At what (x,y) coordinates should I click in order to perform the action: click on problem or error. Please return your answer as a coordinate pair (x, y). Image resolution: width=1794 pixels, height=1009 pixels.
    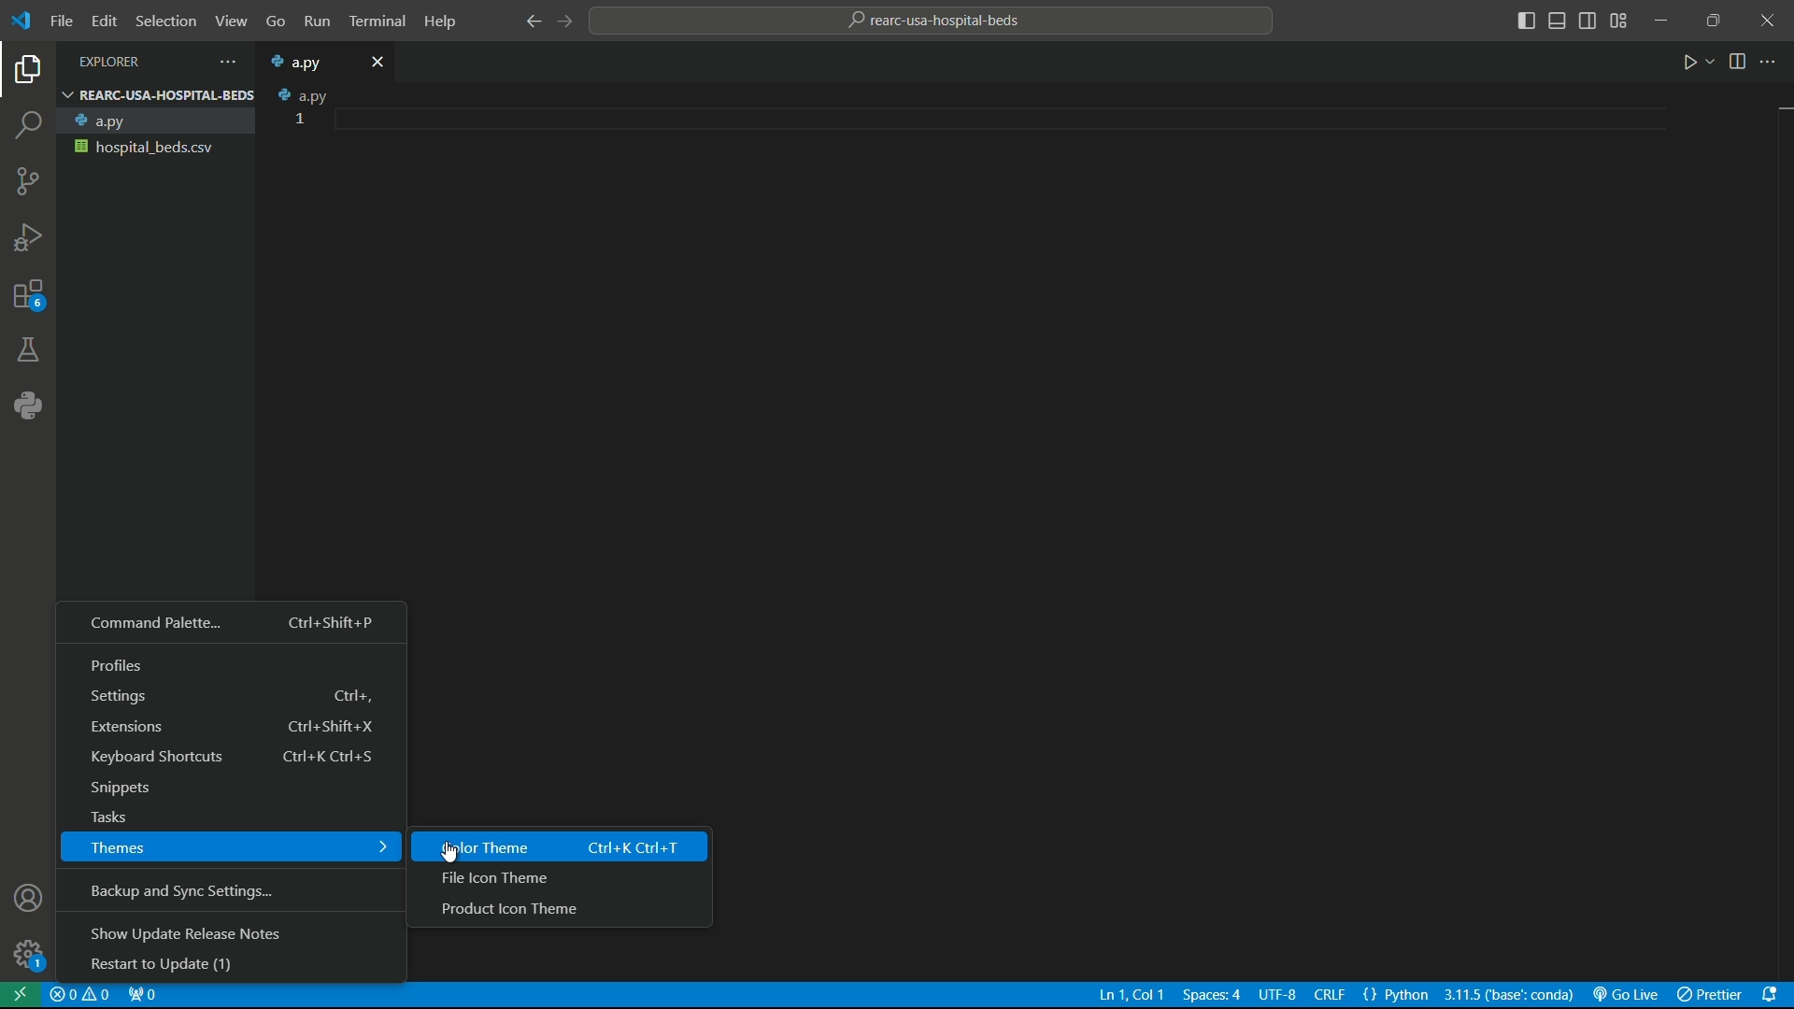
    Looking at the image, I should click on (81, 995).